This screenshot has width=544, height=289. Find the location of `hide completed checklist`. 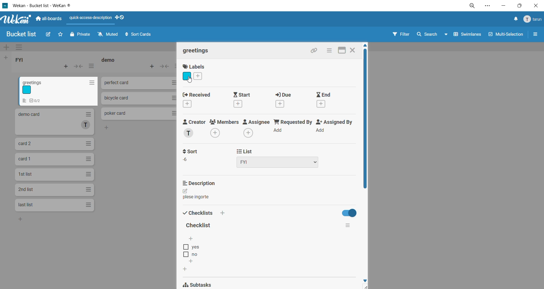

hide completed checklist is located at coordinates (349, 212).